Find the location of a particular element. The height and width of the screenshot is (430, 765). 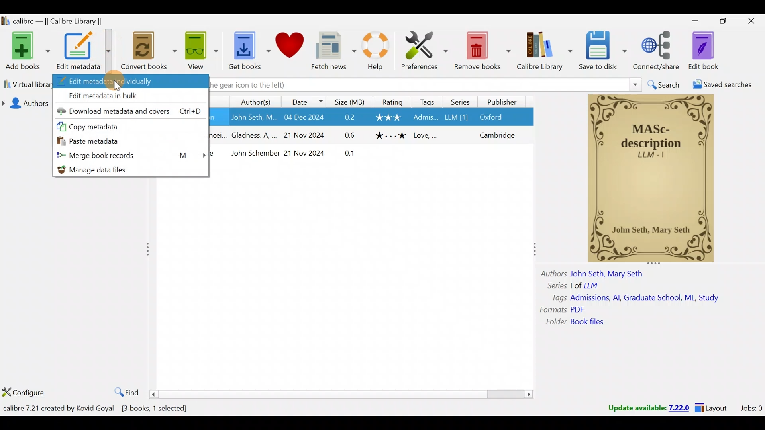

Calibre library is located at coordinates (546, 53).